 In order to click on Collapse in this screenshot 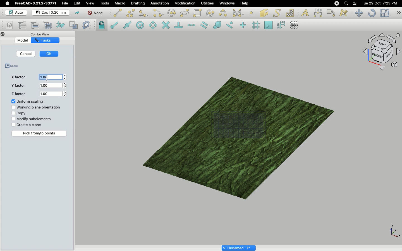, I will do `click(8, 34)`.